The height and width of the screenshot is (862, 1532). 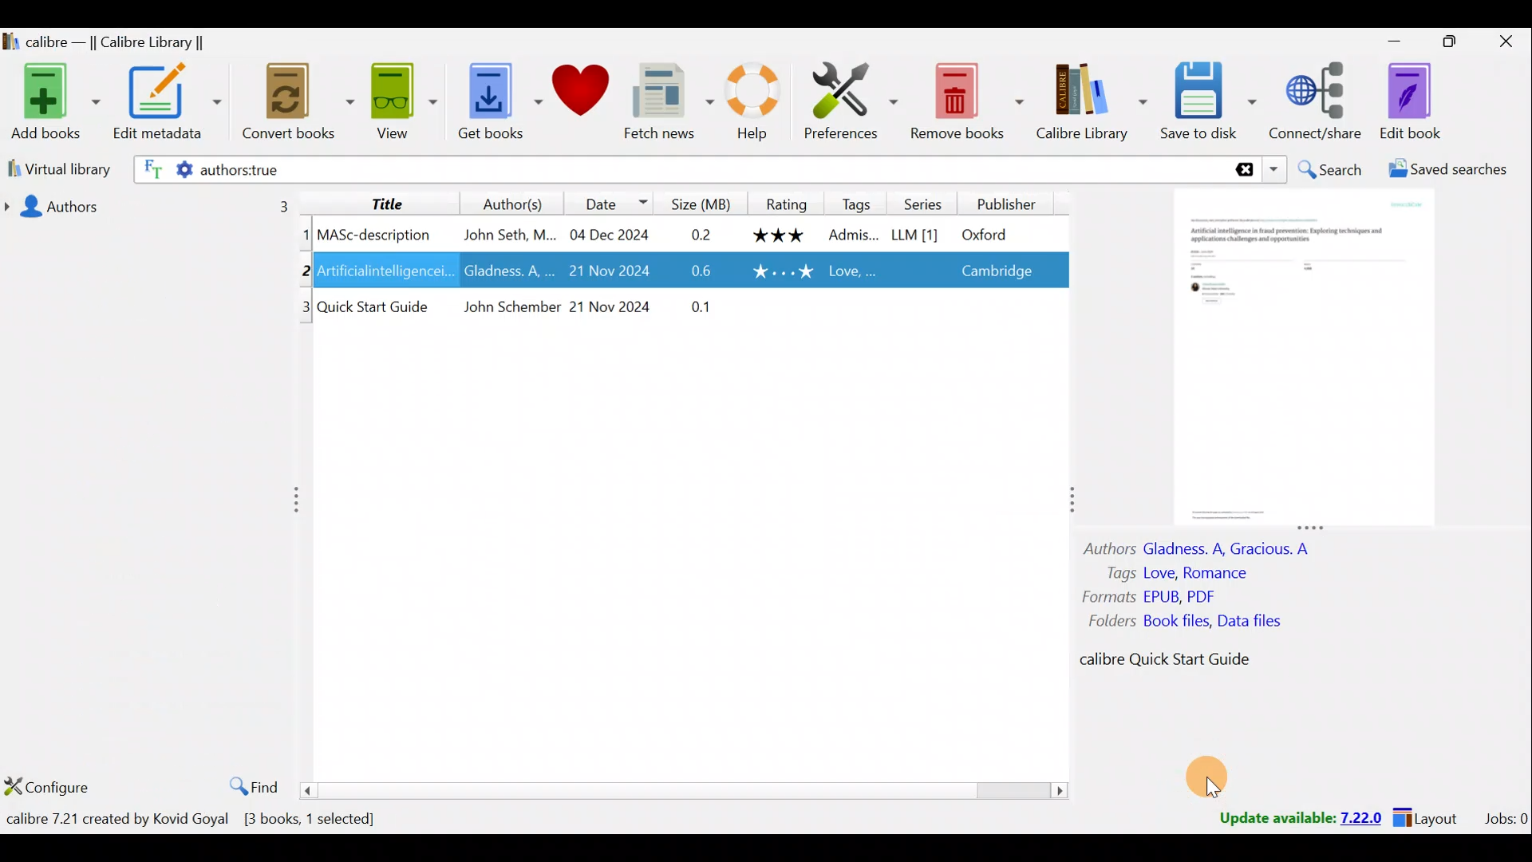 I want to click on Convert books, so click(x=285, y=105).